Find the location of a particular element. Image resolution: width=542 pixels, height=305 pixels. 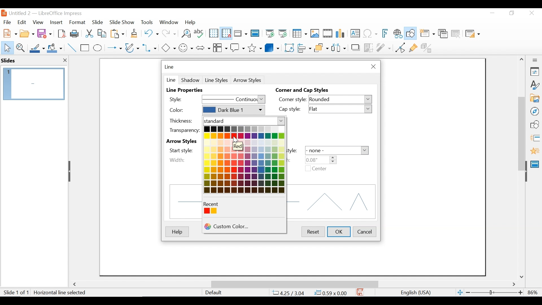

Print is located at coordinates (75, 33).